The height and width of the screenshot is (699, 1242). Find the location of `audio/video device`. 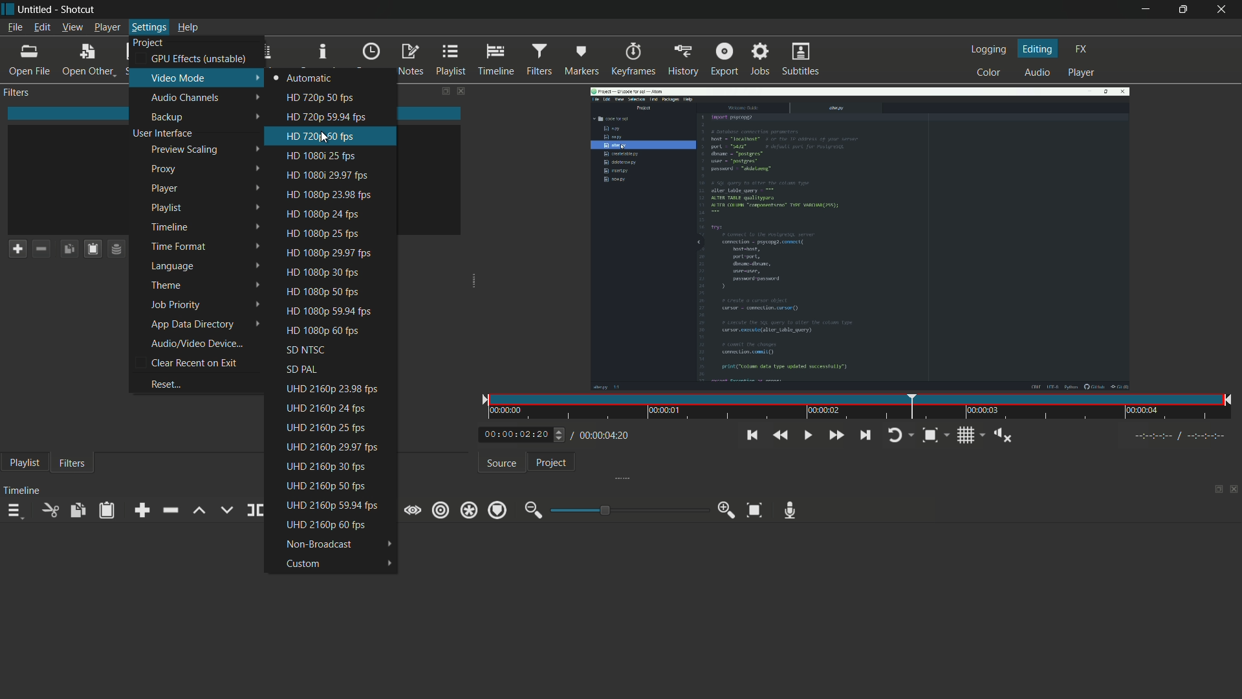

audio/video device is located at coordinates (207, 343).